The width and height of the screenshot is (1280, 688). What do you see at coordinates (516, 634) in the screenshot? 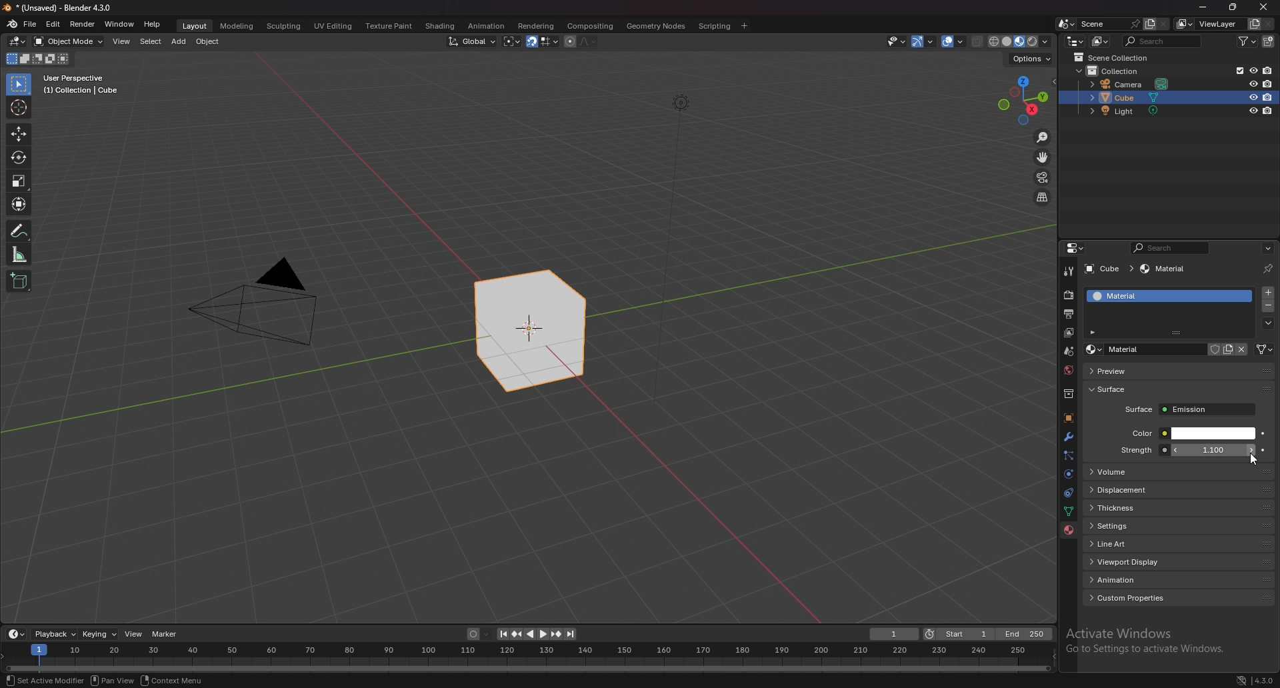
I see `jump to keyframe` at bounding box center [516, 634].